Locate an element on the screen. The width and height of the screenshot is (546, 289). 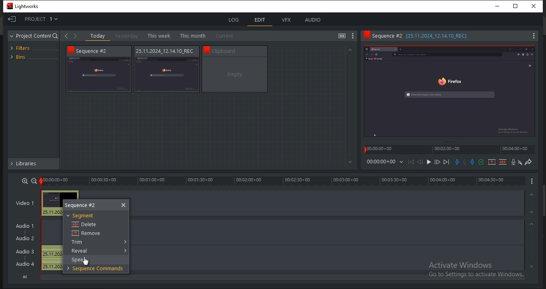
time stamp is located at coordinates (516, 150).